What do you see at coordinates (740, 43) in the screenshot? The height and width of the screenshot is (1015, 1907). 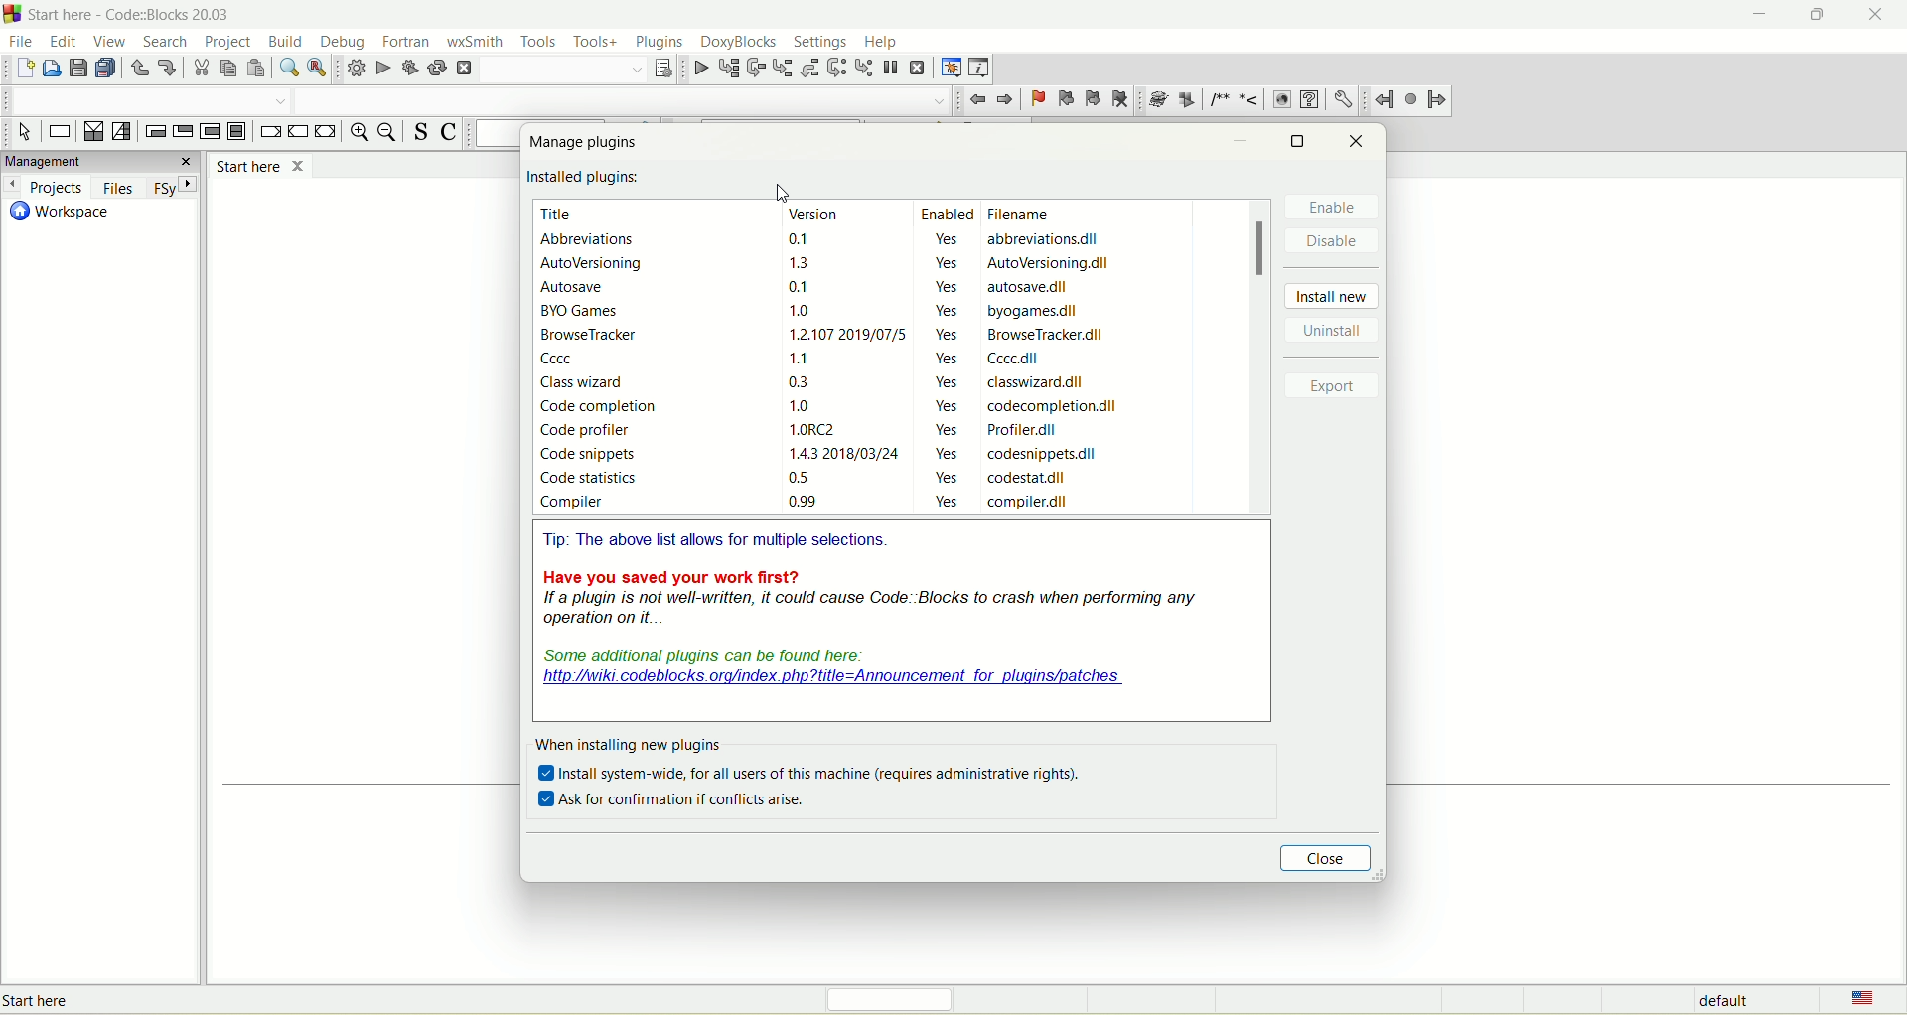 I see `doxyblocks` at bounding box center [740, 43].